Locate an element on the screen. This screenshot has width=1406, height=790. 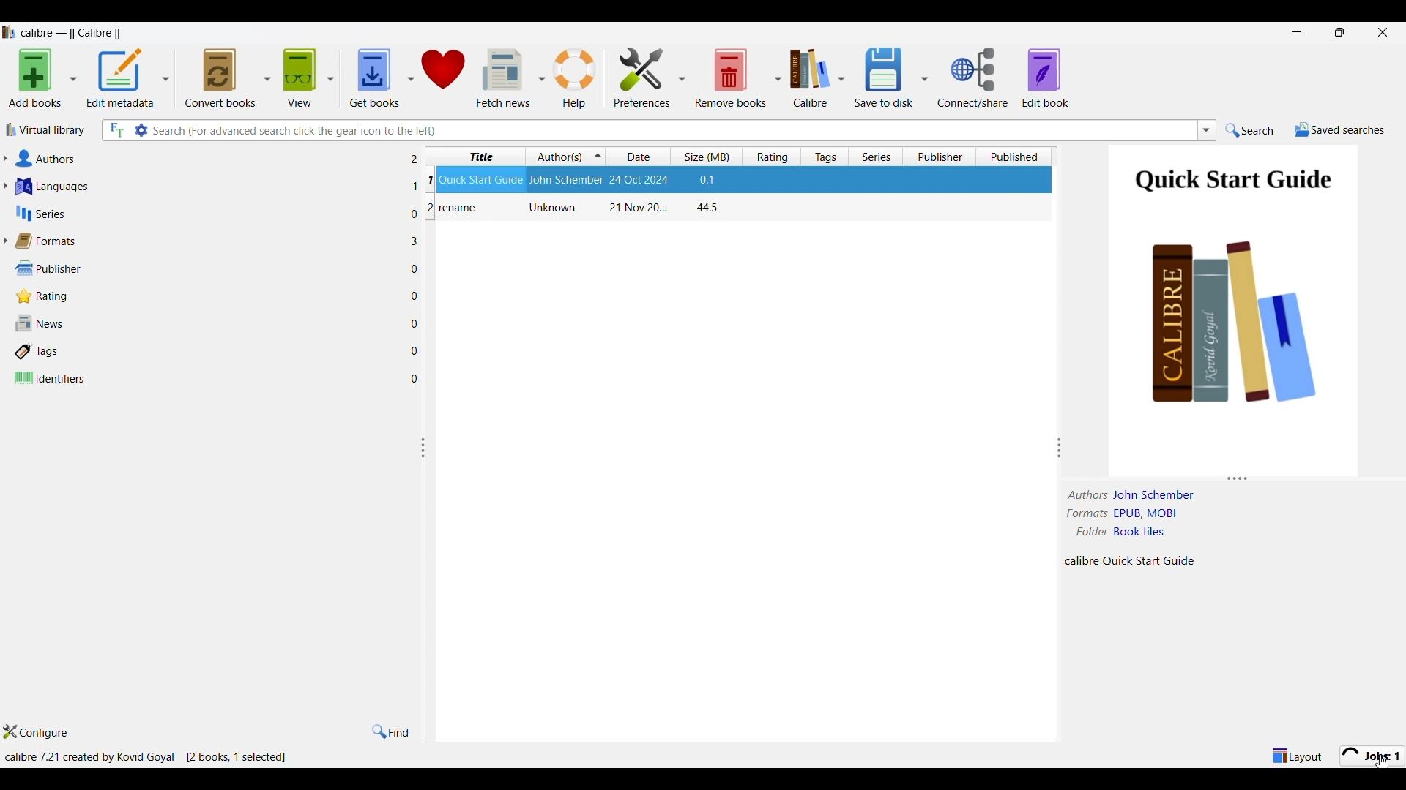
Book: rename is located at coordinates (576, 209).